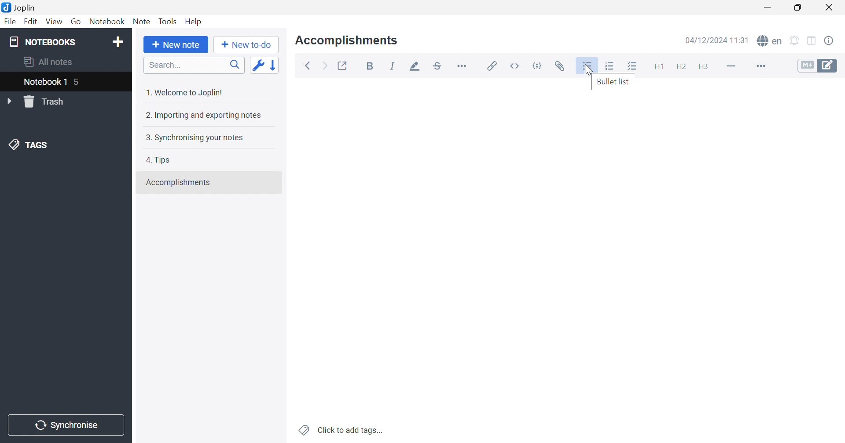  Describe the element at coordinates (47, 62) in the screenshot. I see `All notes` at that location.